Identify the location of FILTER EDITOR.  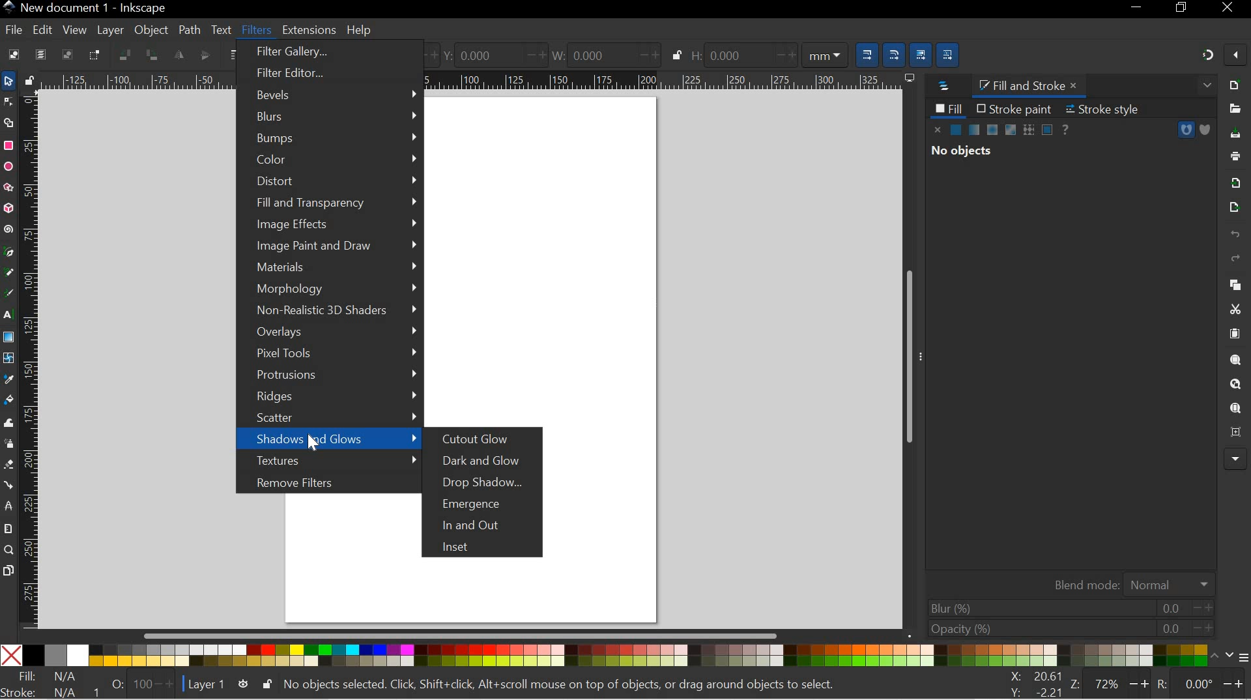
(323, 74).